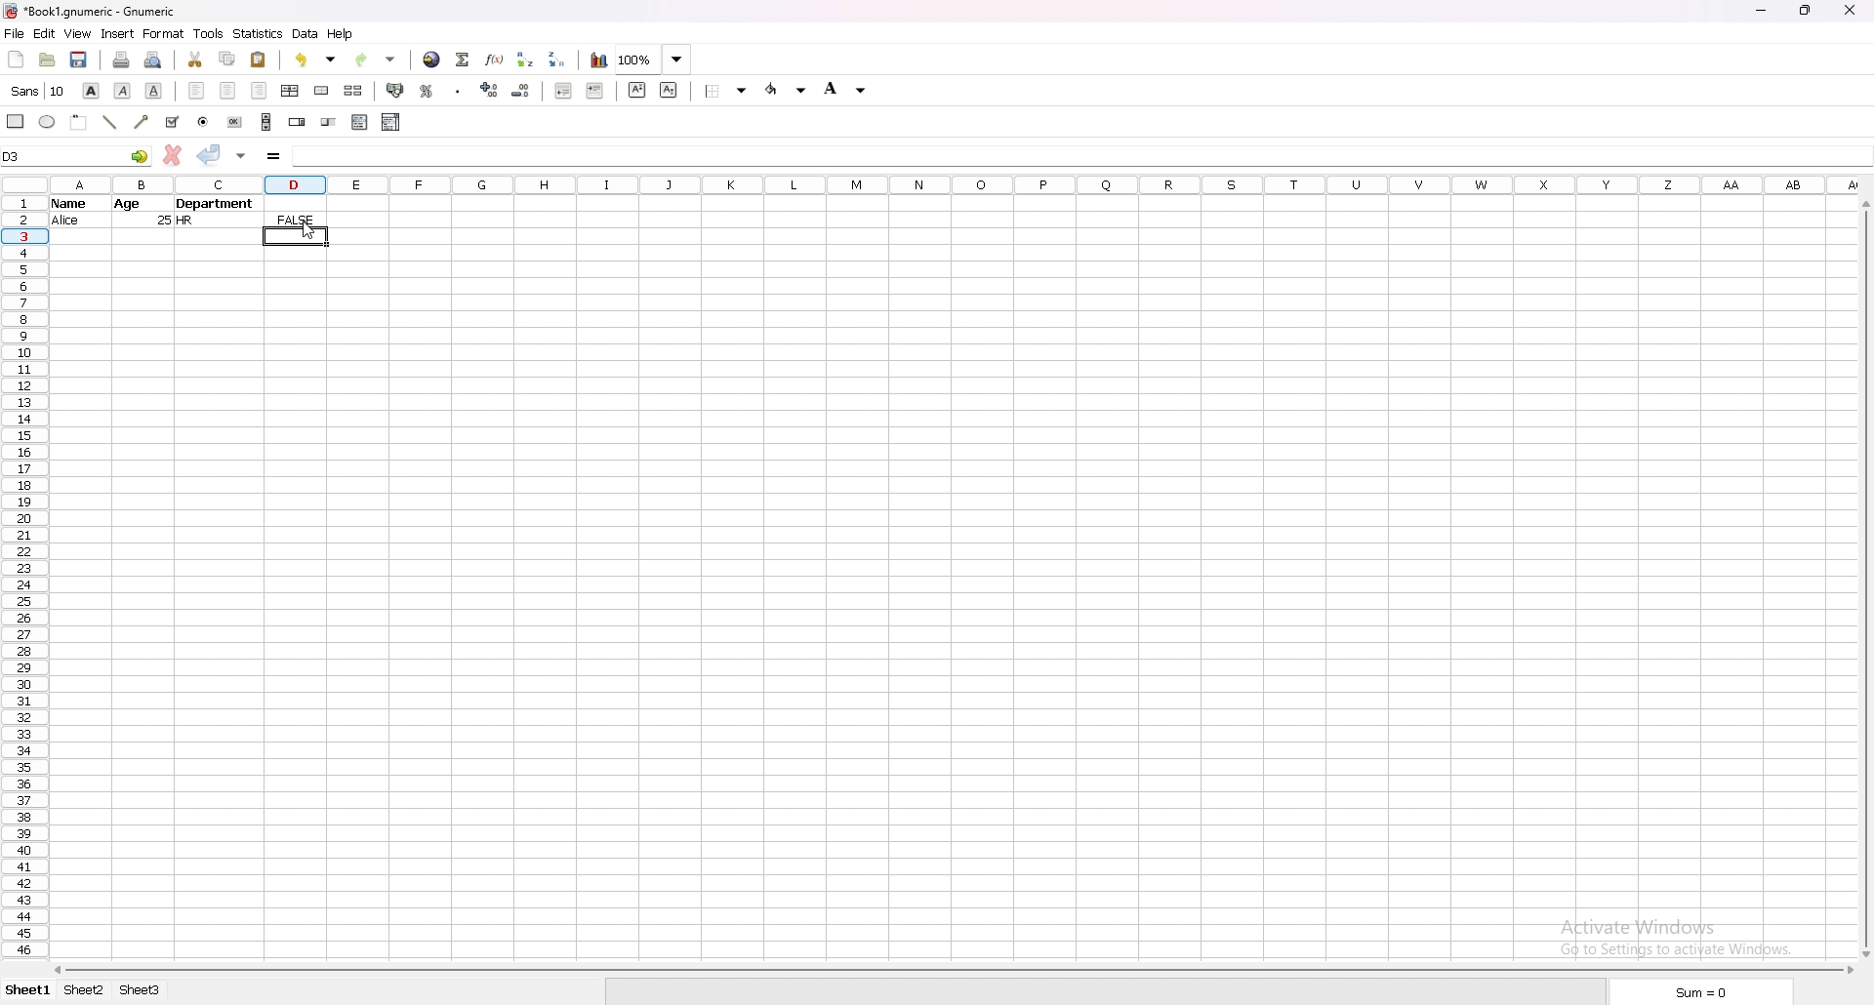  I want to click on sheet 1, so click(27, 990).